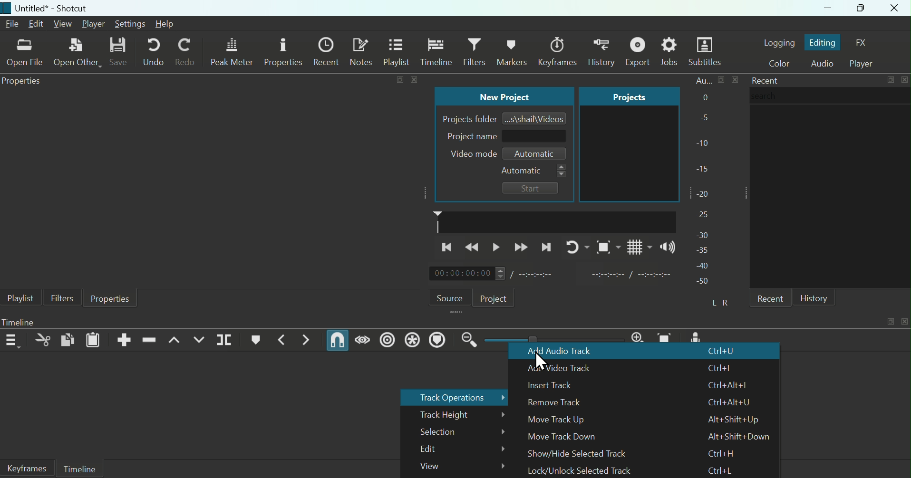 This screenshot has height=478, width=911. Describe the element at coordinates (555, 221) in the screenshot. I see `timeline` at that location.